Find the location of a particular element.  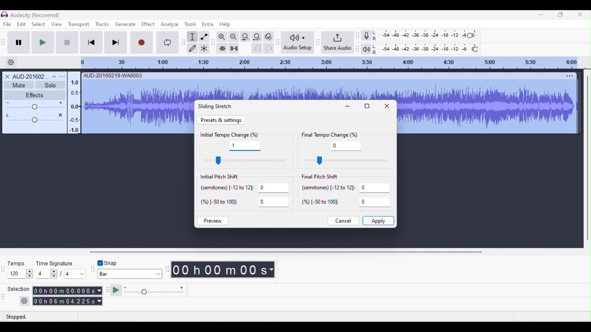

semitones is located at coordinates (347, 189).